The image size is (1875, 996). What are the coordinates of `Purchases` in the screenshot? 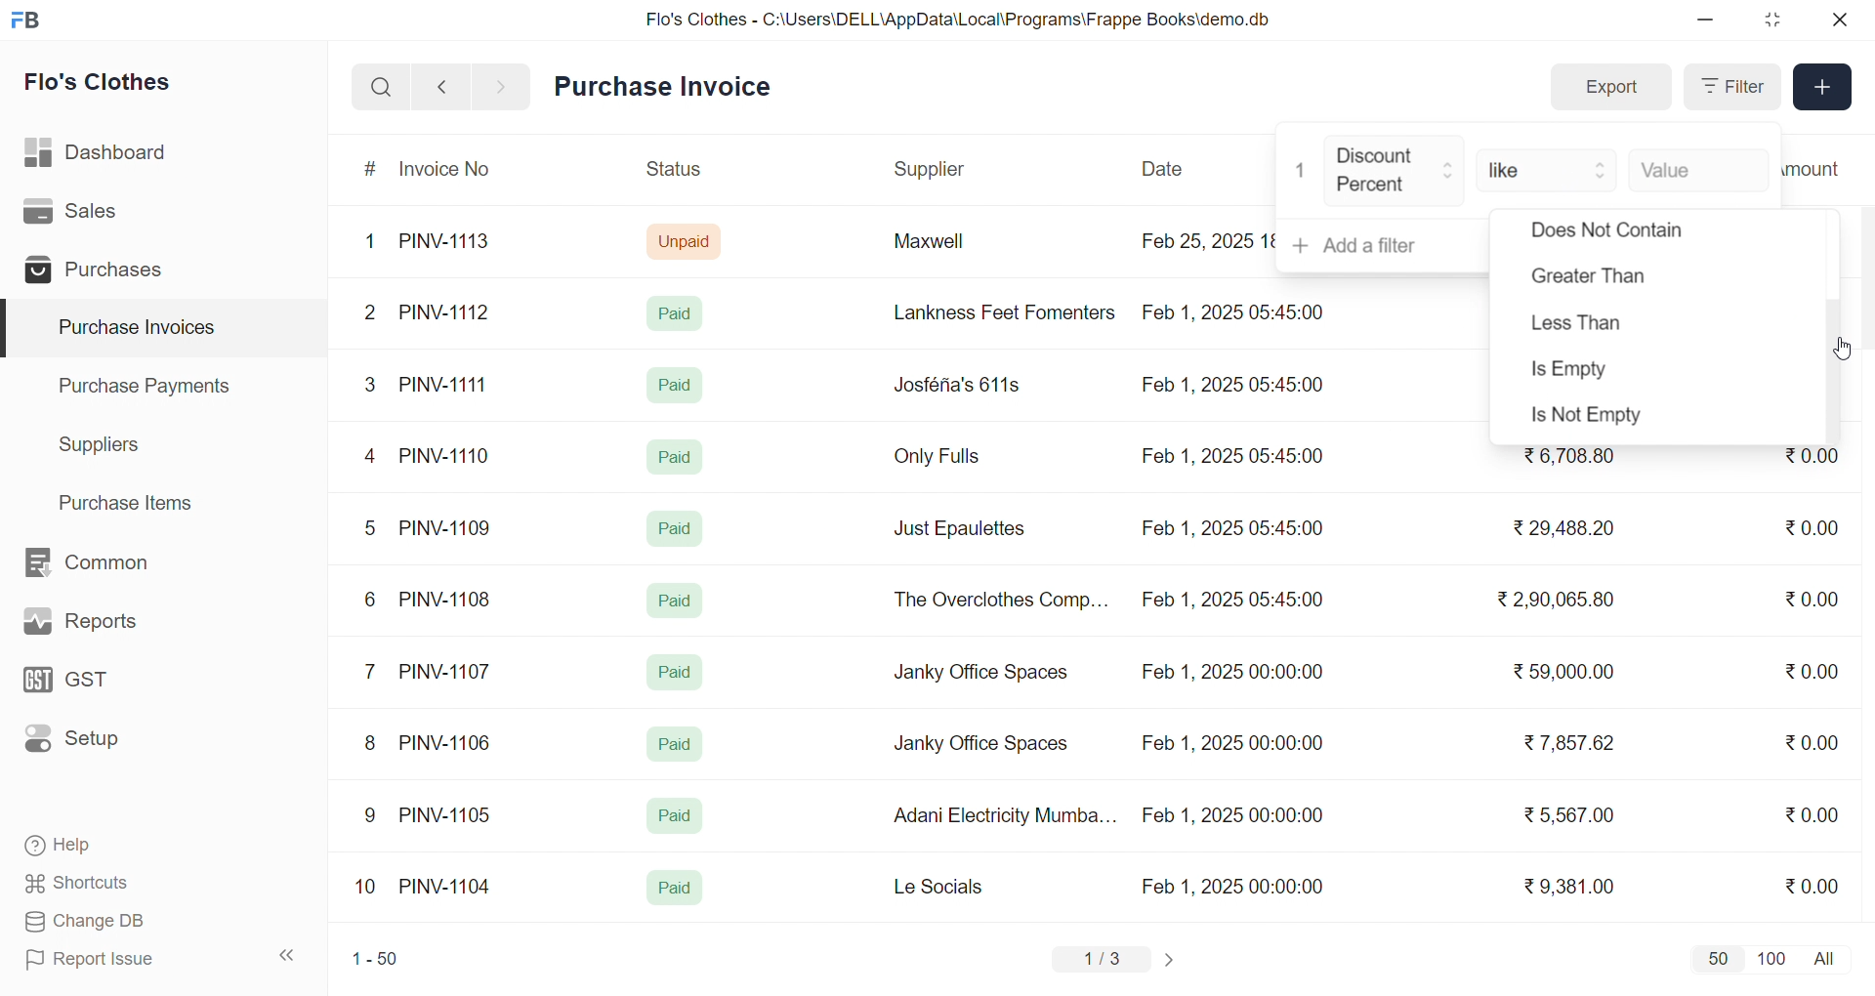 It's located at (101, 272).